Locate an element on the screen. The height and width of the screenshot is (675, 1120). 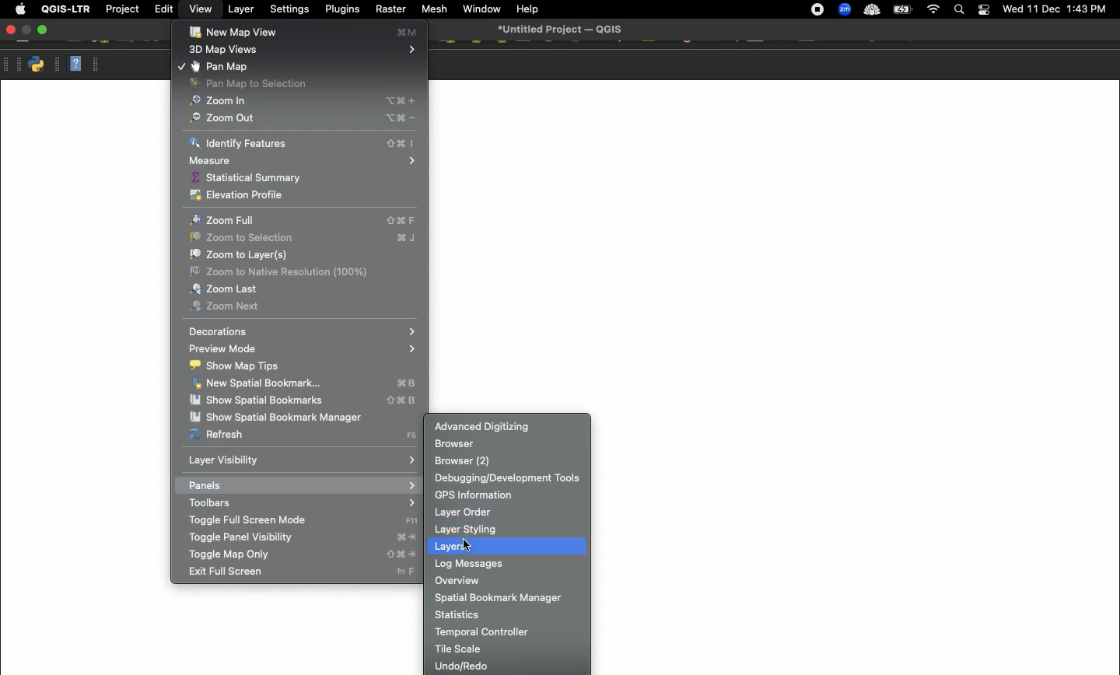
Zoom out is located at coordinates (302, 117).